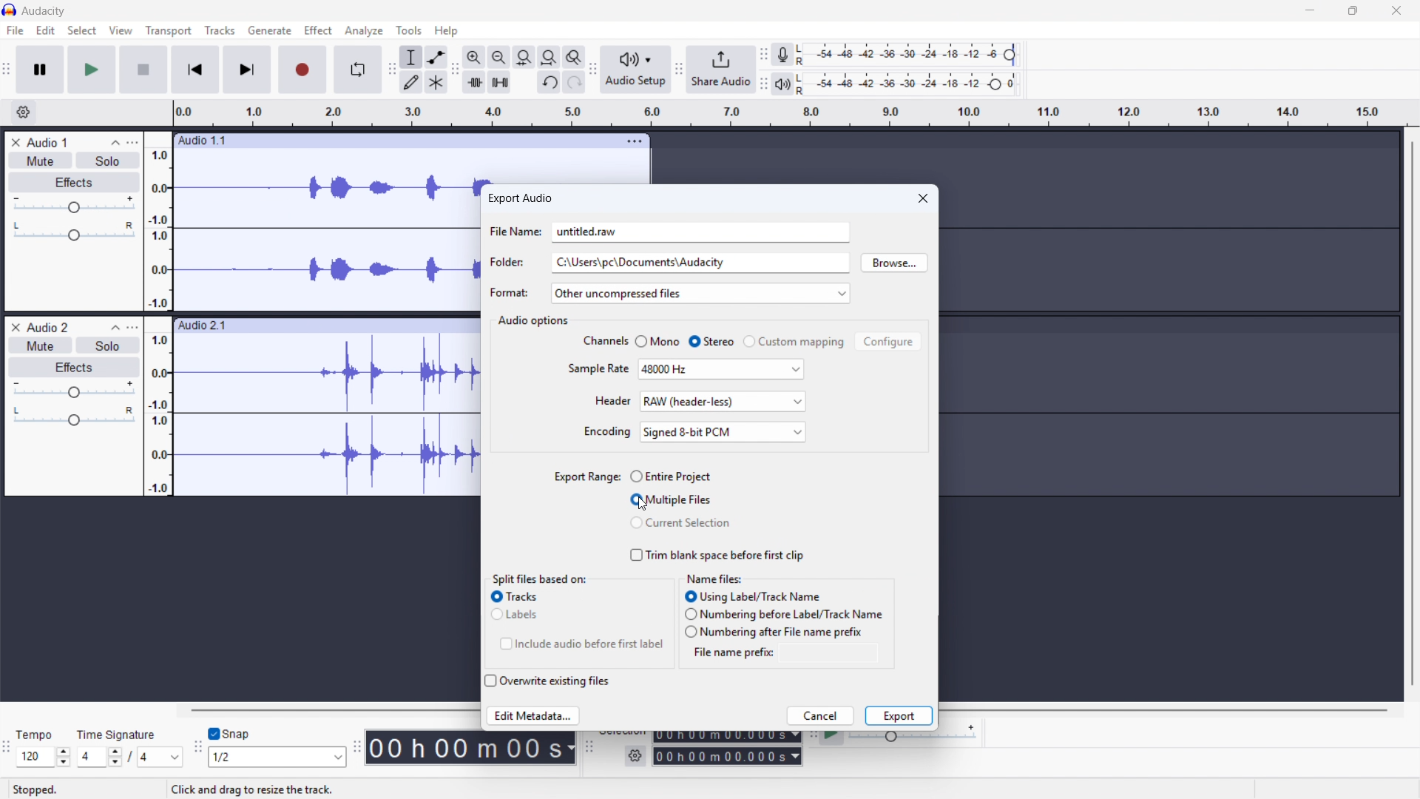 The width and height of the screenshot is (1420, 799). What do you see at coordinates (515, 231) in the screenshot?
I see `file name` at bounding box center [515, 231].